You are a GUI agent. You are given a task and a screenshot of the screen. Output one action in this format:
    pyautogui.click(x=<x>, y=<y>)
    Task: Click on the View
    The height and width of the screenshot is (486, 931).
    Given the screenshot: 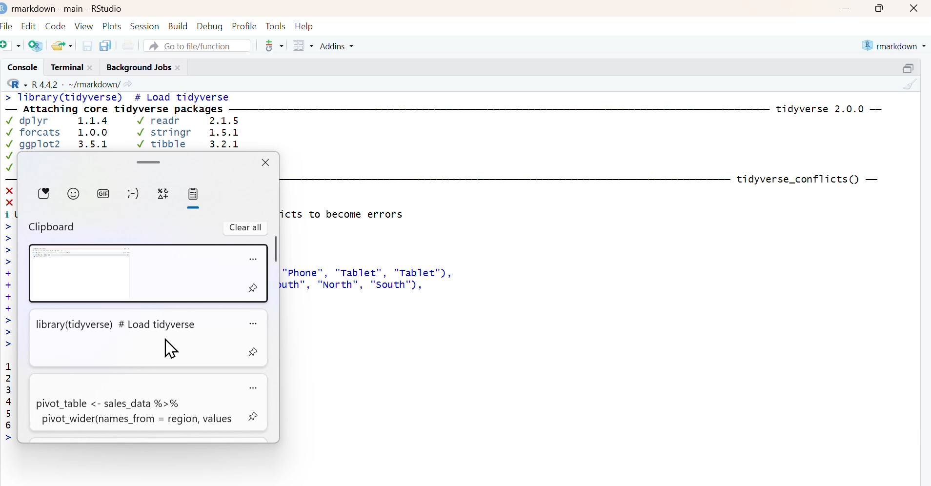 What is the action you would take?
    pyautogui.click(x=85, y=24)
    